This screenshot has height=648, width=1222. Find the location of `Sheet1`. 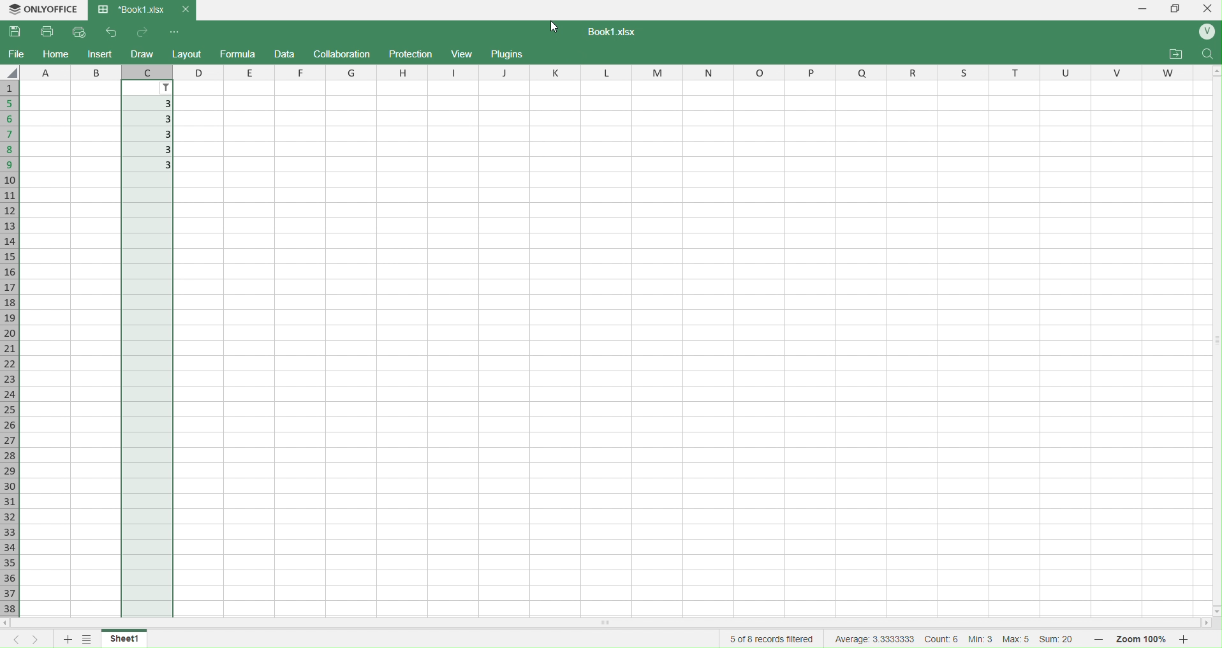

Sheet1 is located at coordinates (130, 638).